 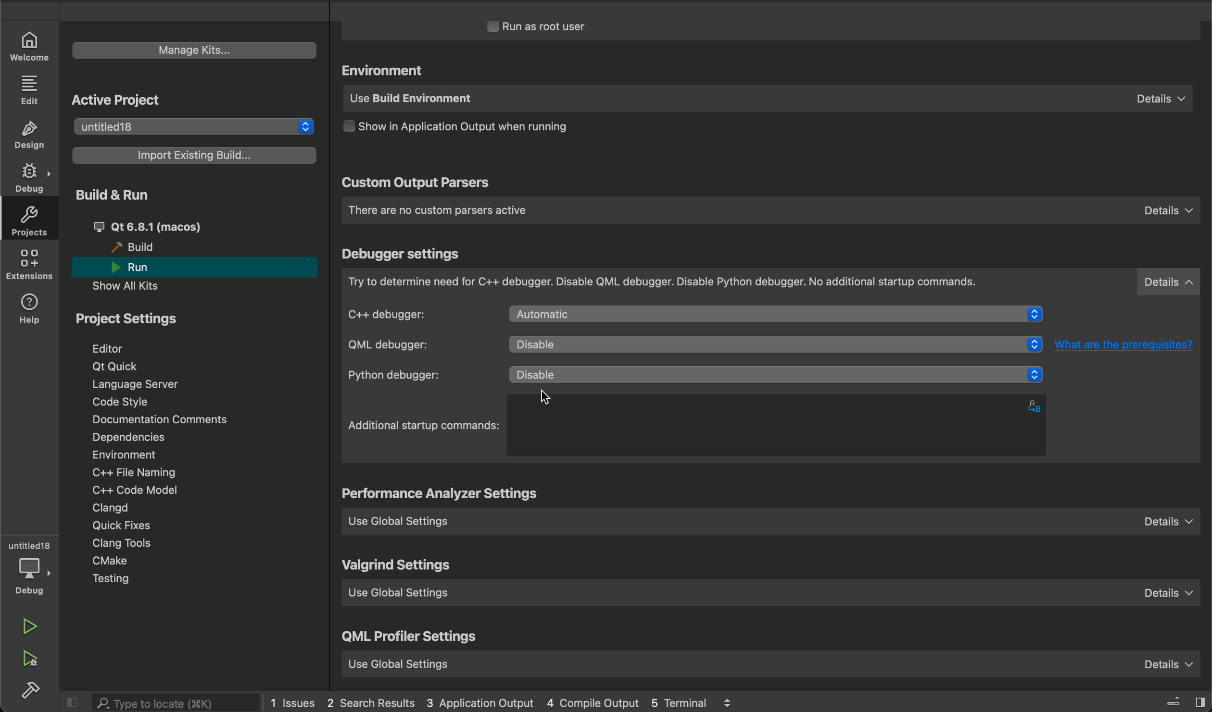 What do you see at coordinates (425, 426) in the screenshot?
I see `startup ` at bounding box center [425, 426].